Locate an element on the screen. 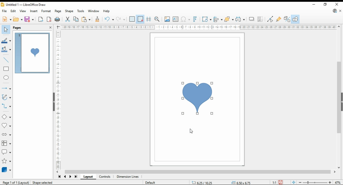 The image size is (343, 185). Shape selected is located at coordinates (45, 182).